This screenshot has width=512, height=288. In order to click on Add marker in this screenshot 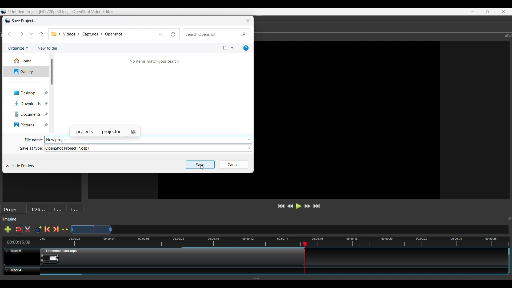, I will do `click(38, 230)`.